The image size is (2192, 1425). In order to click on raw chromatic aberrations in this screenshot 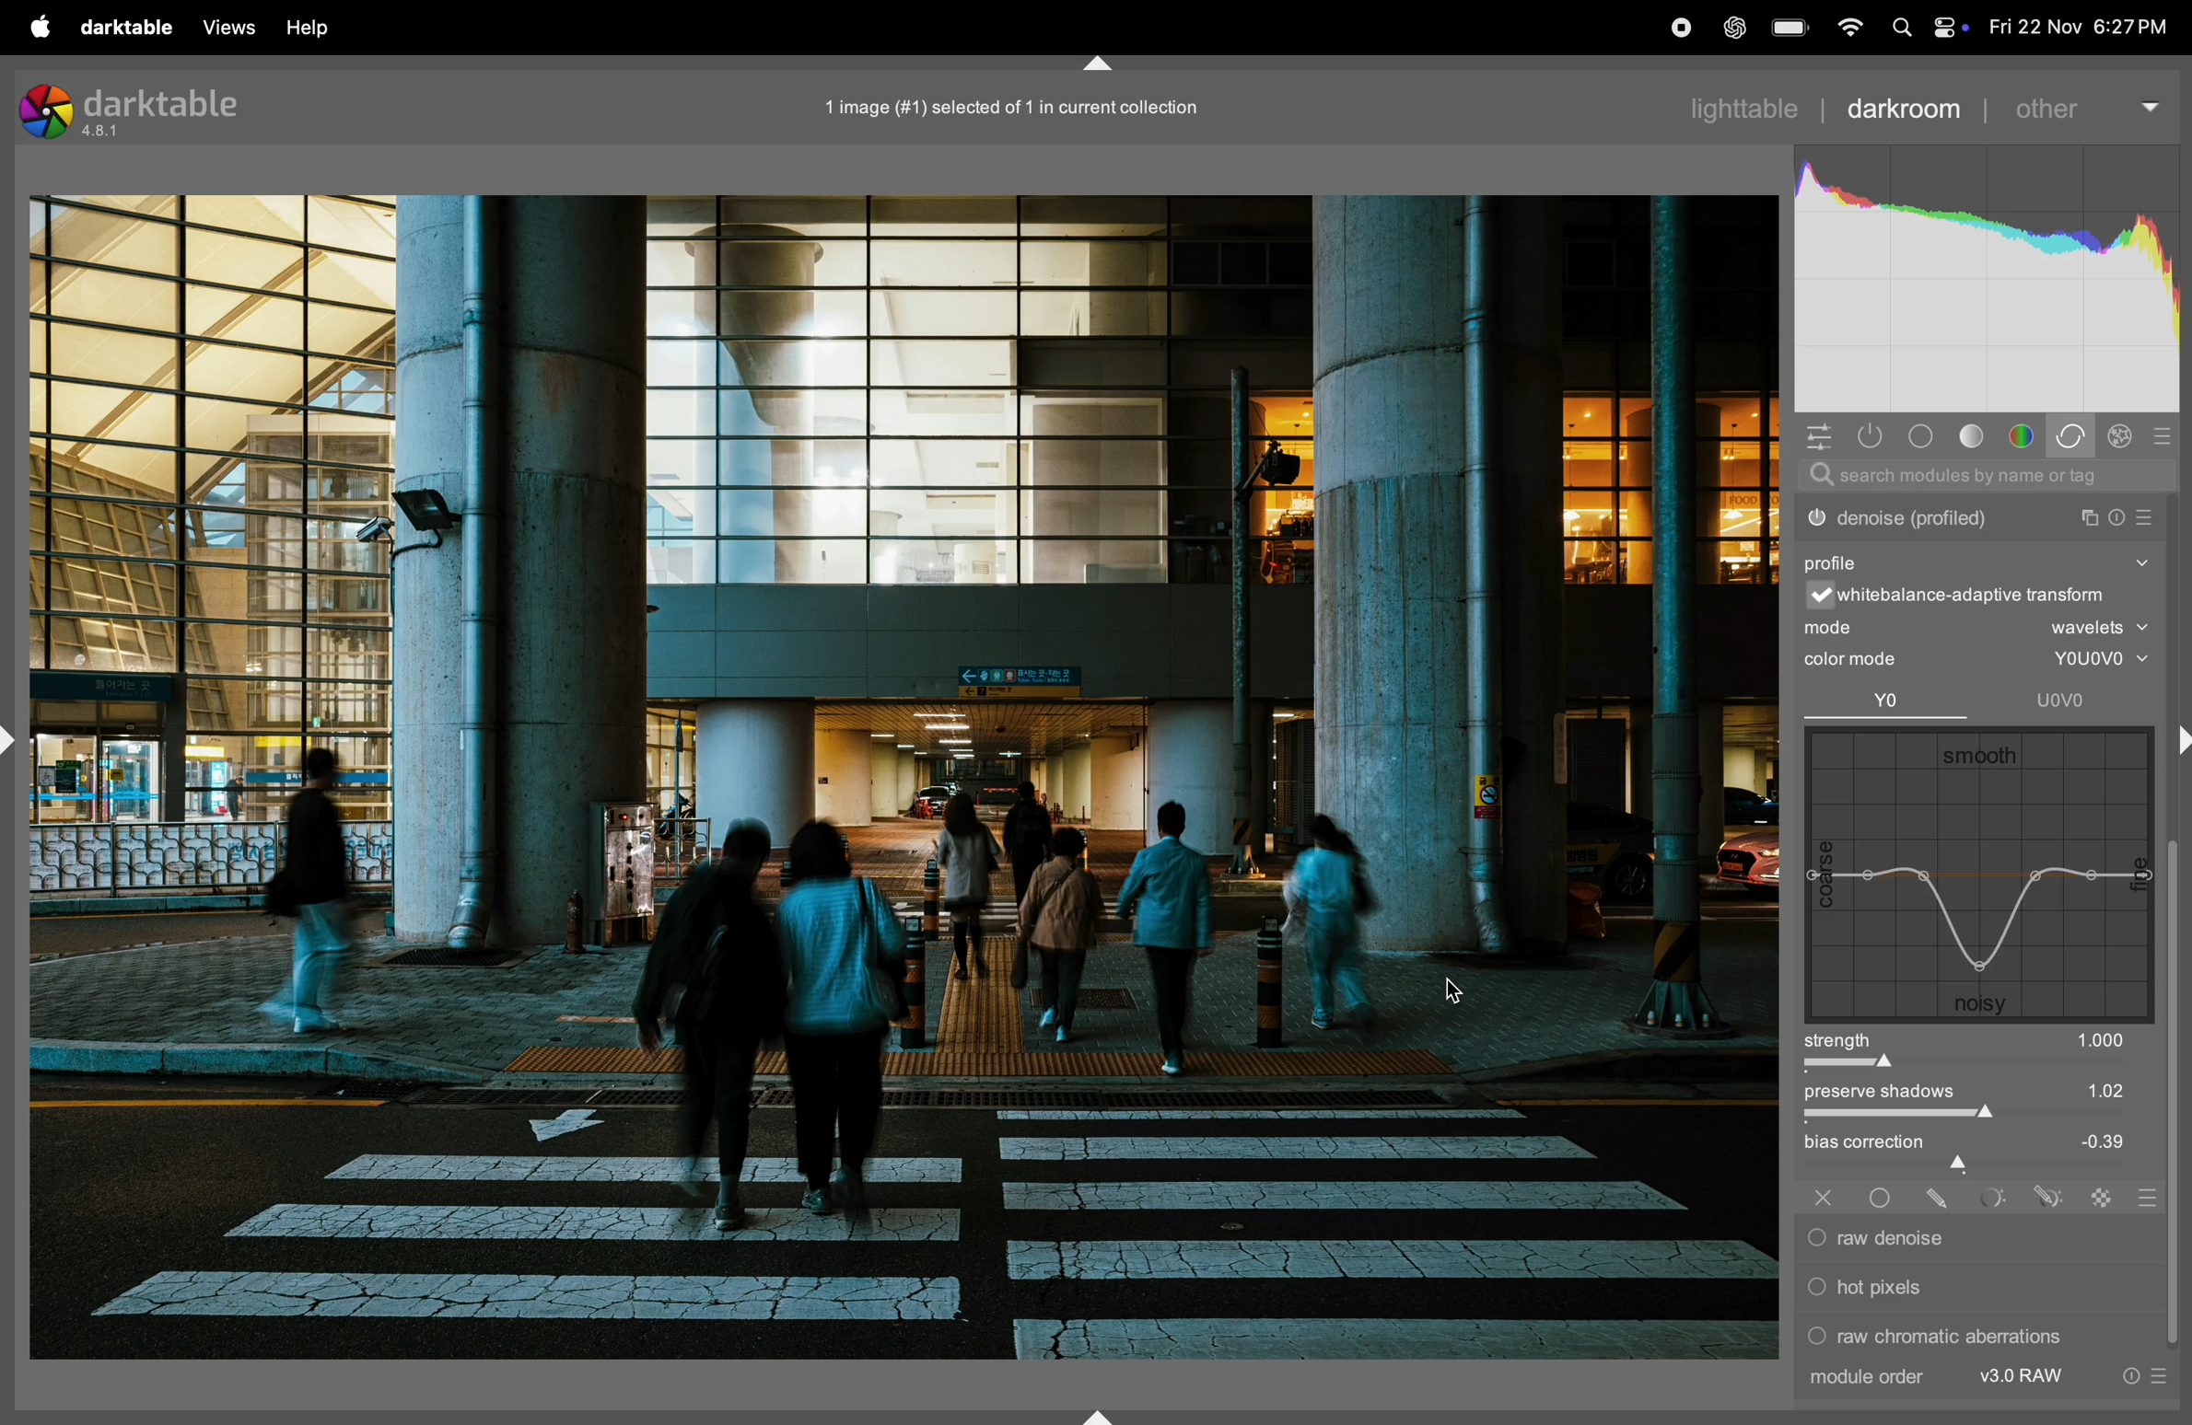, I will do `click(1937, 1335)`.